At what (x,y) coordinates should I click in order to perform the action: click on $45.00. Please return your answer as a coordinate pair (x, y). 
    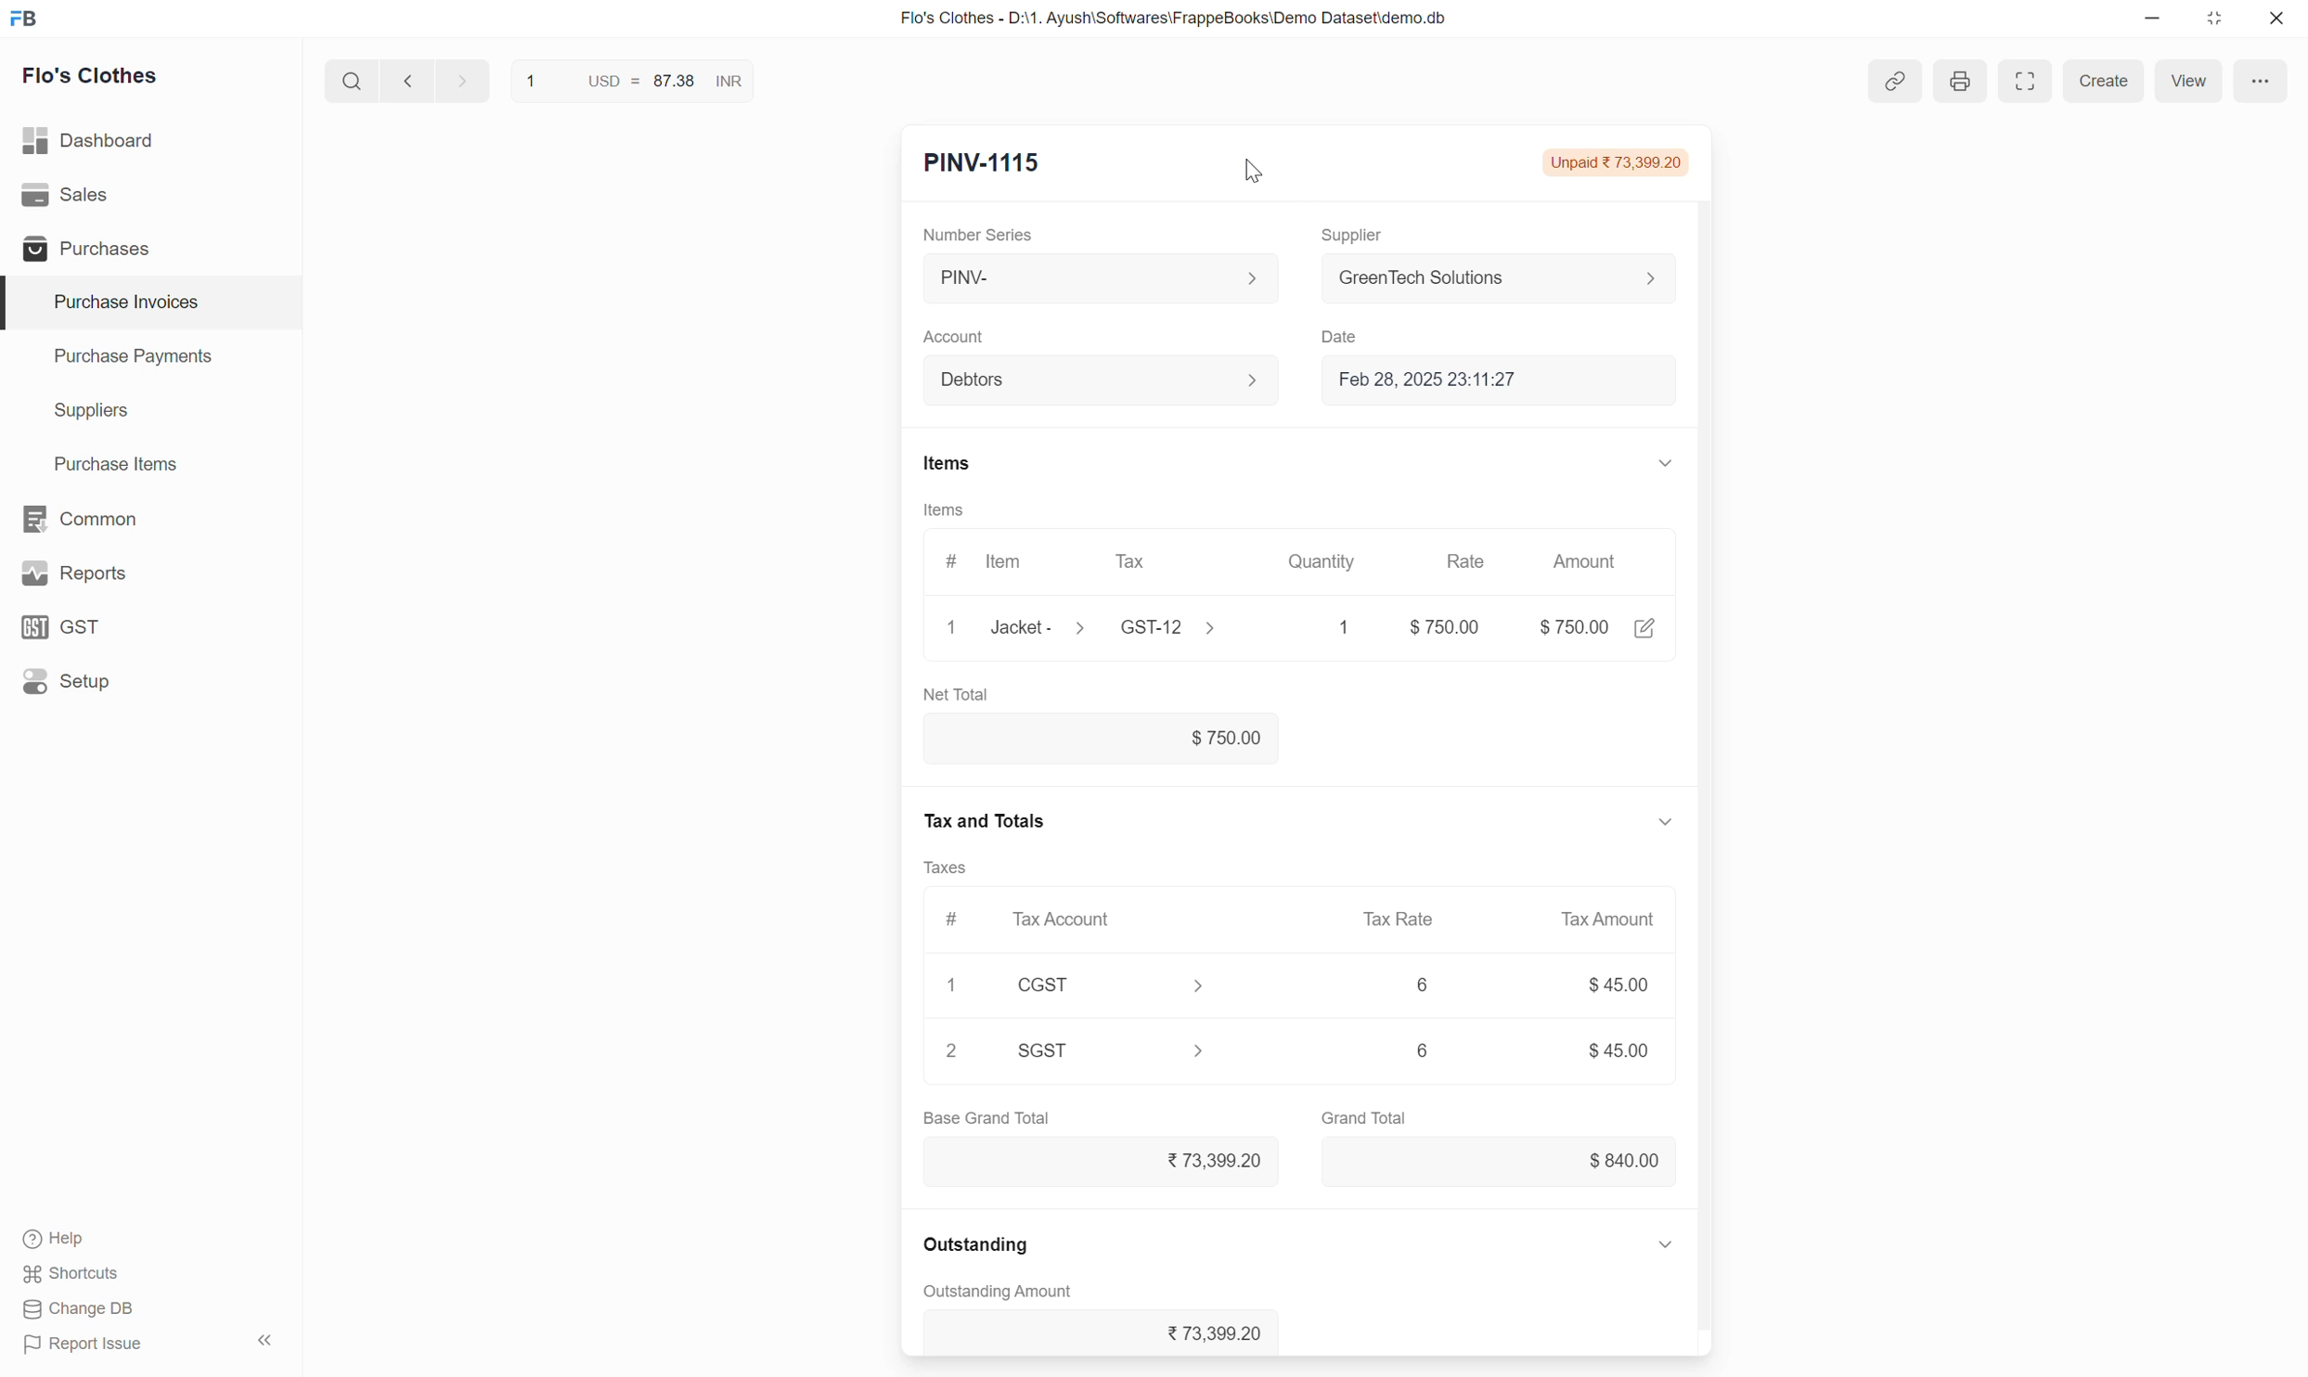
    Looking at the image, I should click on (1618, 1049).